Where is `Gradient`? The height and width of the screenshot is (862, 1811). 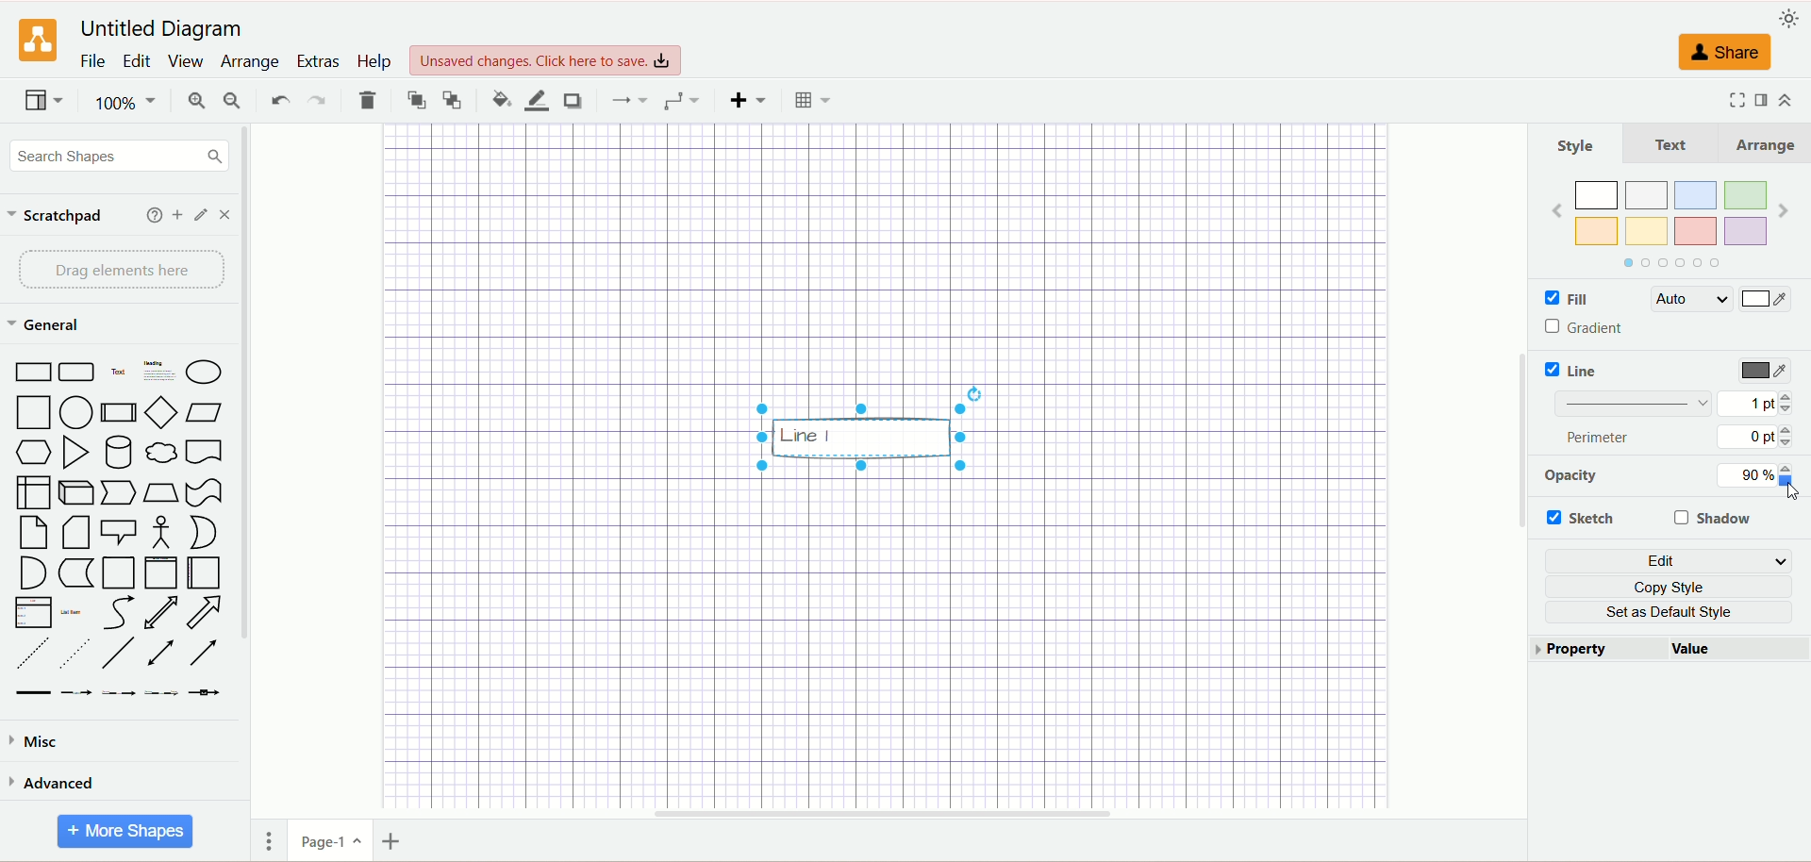
Gradient is located at coordinates (1597, 324).